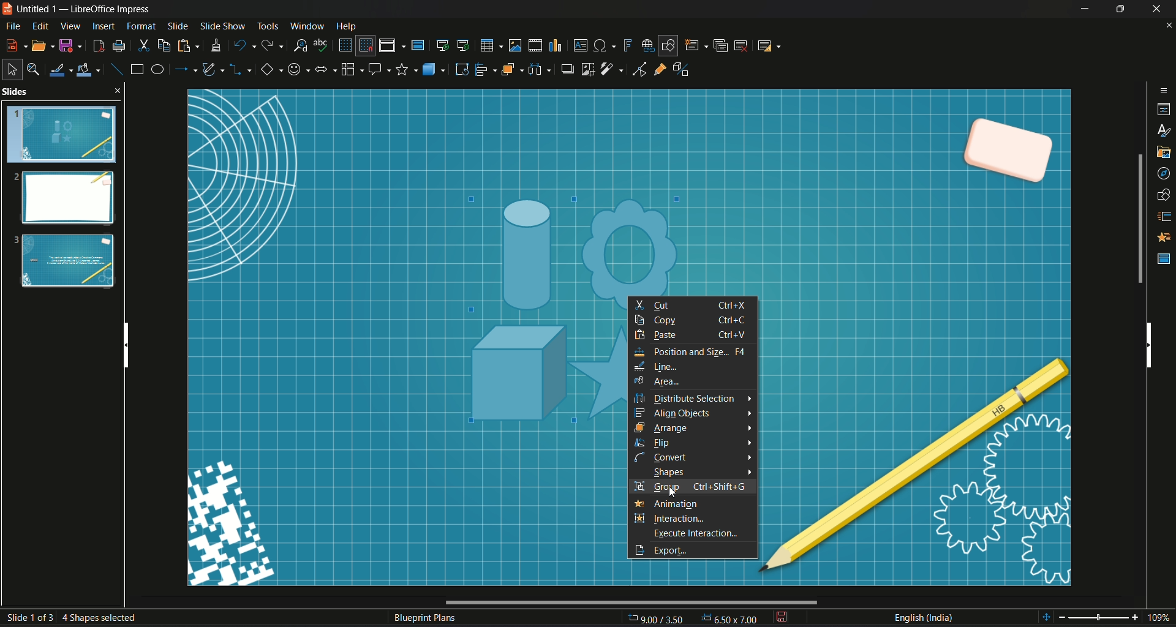 The height and width of the screenshot is (627, 1176). Describe the element at coordinates (579, 44) in the screenshot. I see `insert textbox` at that location.